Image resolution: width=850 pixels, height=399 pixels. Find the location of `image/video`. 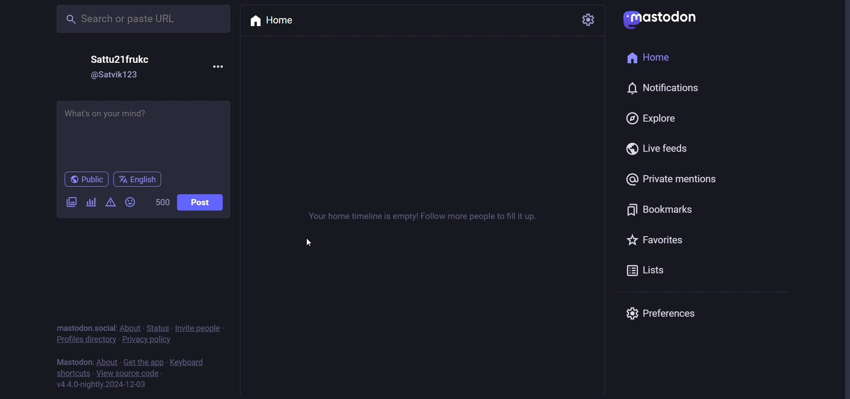

image/video is located at coordinates (69, 200).